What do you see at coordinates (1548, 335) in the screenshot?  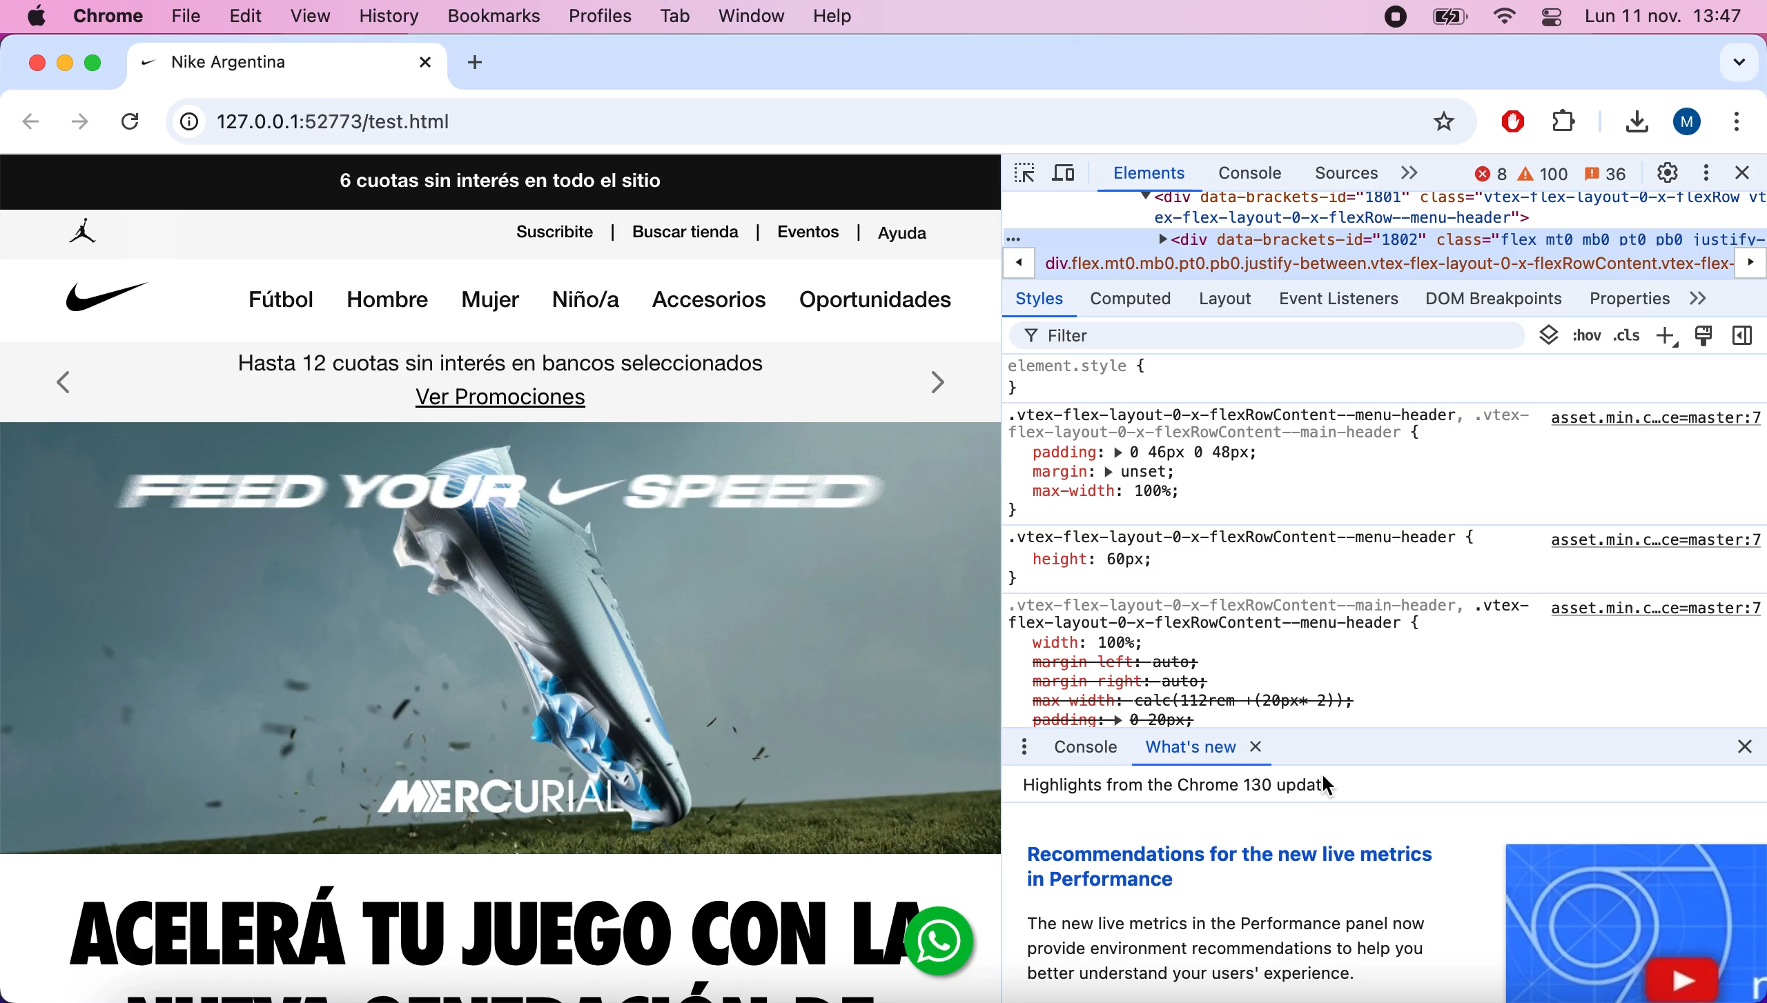 I see `toggle css layer` at bounding box center [1548, 335].